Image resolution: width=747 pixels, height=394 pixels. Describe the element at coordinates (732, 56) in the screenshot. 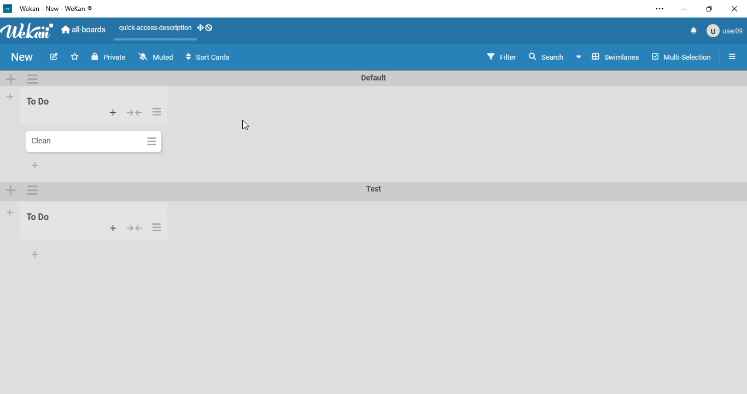

I see `open sidebar or close sidebar` at that location.